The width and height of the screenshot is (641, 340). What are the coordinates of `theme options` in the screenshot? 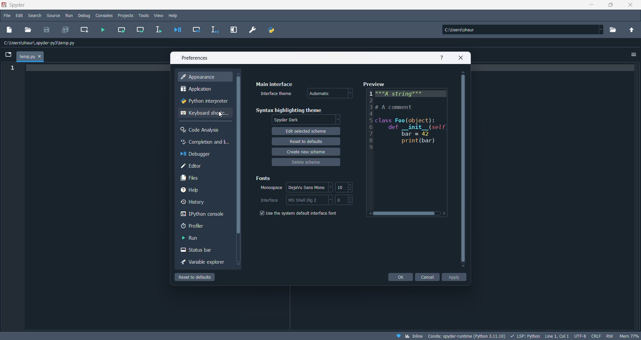 It's located at (305, 119).